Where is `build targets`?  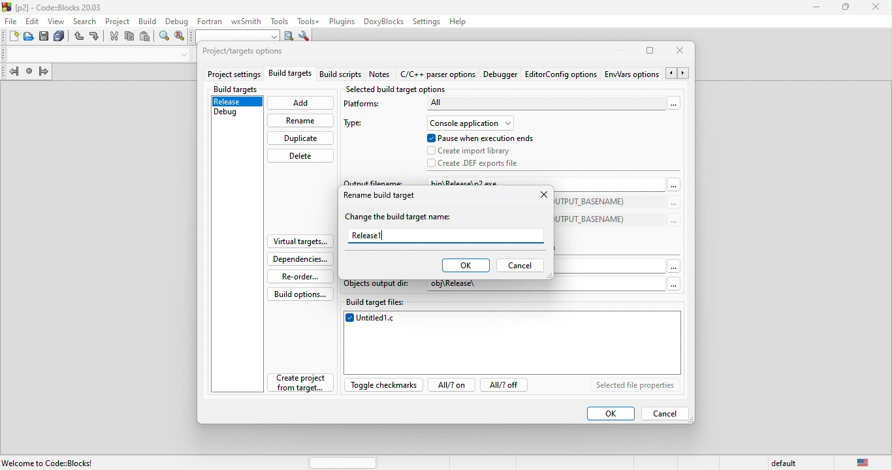
build targets is located at coordinates (291, 75).